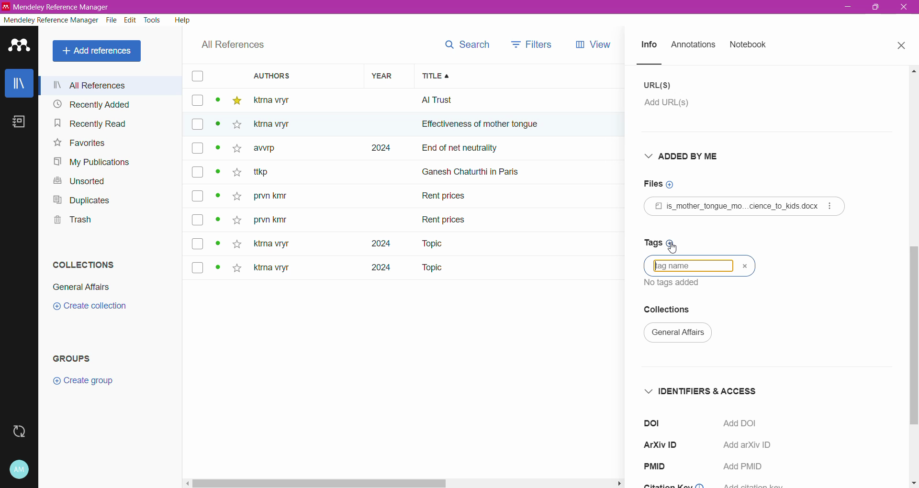 The height and width of the screenshot is (488, 919). What do you see at coordinates (431, 268) in the screenshot?
I see `Topic` at bounding box center [431, 268].